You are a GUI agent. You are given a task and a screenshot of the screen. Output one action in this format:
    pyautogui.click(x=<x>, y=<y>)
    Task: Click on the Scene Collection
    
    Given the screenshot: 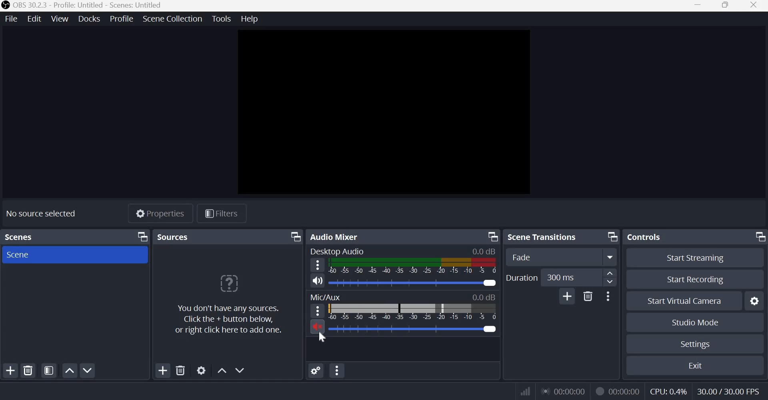 What is the action you would take?
    pyautogui.click(x=172, y=18)
    